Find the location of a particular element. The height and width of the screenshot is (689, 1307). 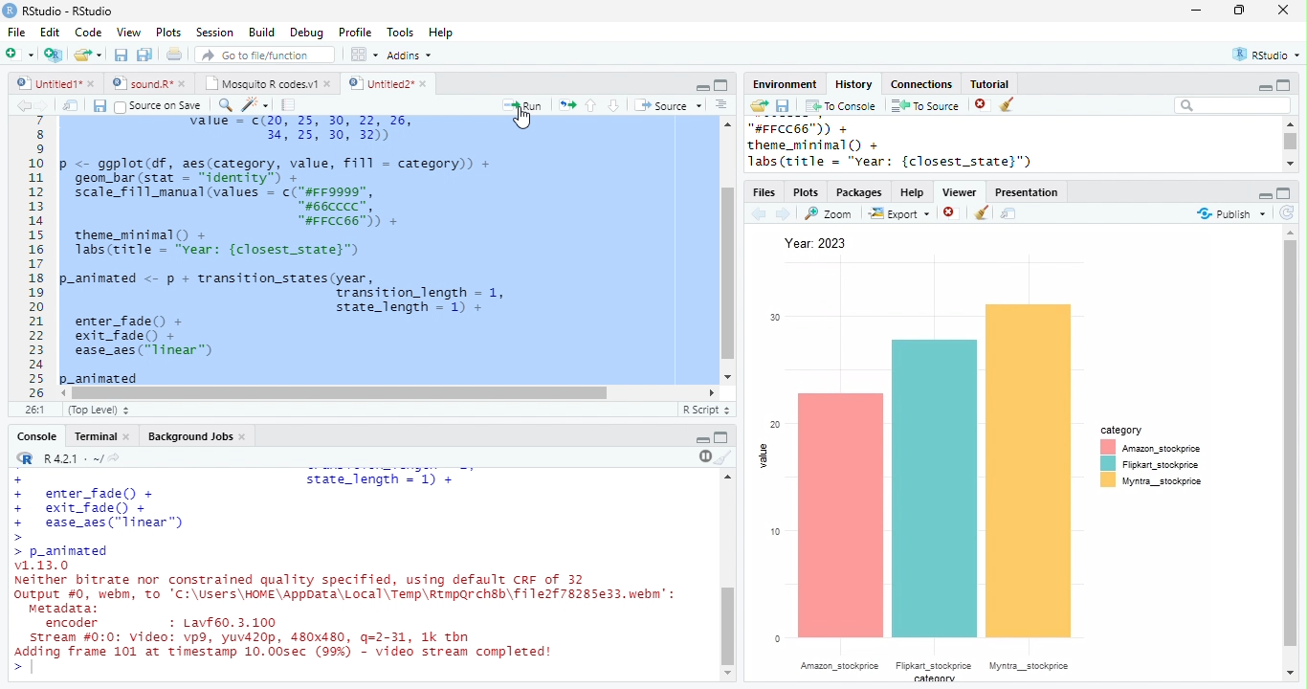

pause is located at coordinates (703, 457).